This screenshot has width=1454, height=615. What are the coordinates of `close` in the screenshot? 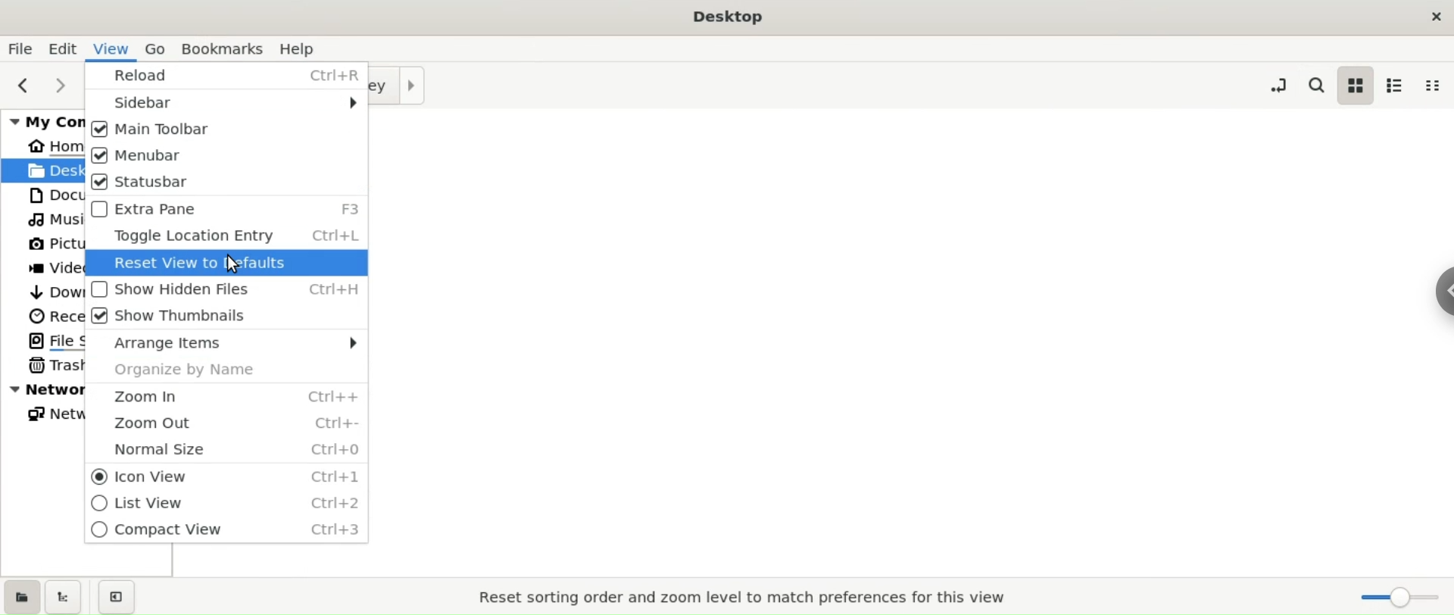 It's located at (1434, 14).